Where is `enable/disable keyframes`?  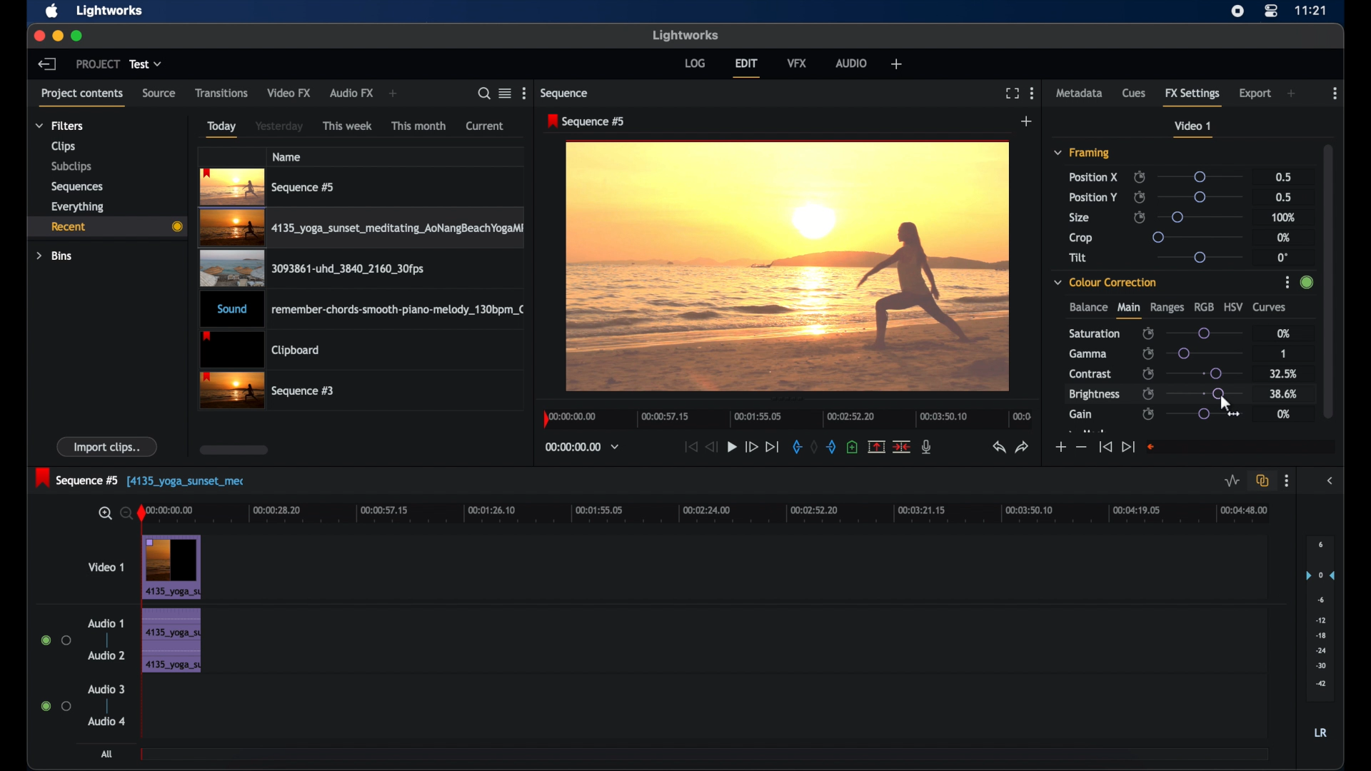 enable/disable keyframes is located at coordinates (1139, 177).